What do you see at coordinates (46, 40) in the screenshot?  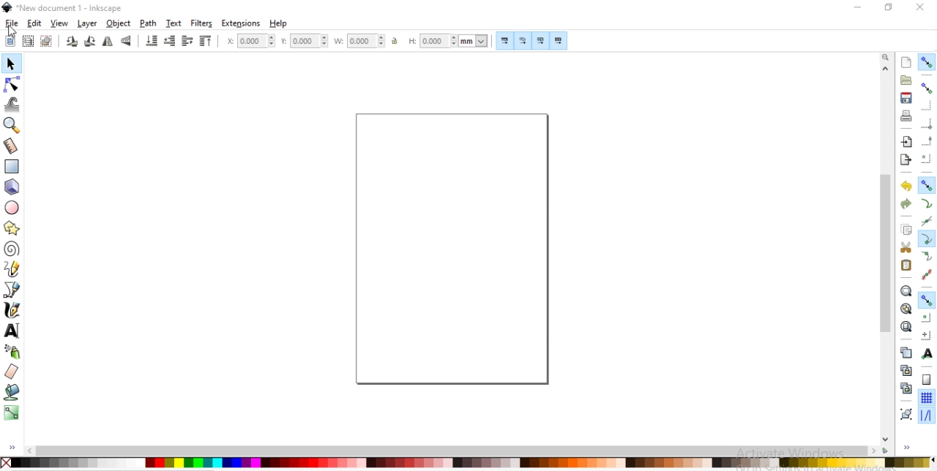 I see `deselct any selected objects or nodes` at bounding box center [46, 40].